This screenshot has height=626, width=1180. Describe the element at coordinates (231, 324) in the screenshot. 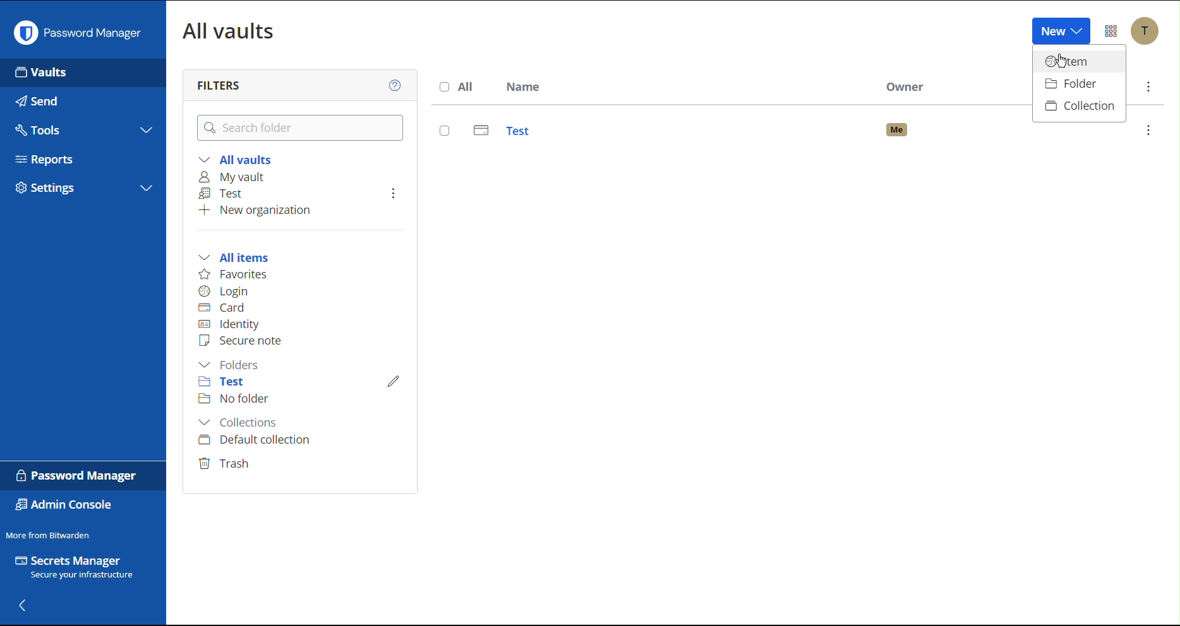

I see `Identity` at that location.